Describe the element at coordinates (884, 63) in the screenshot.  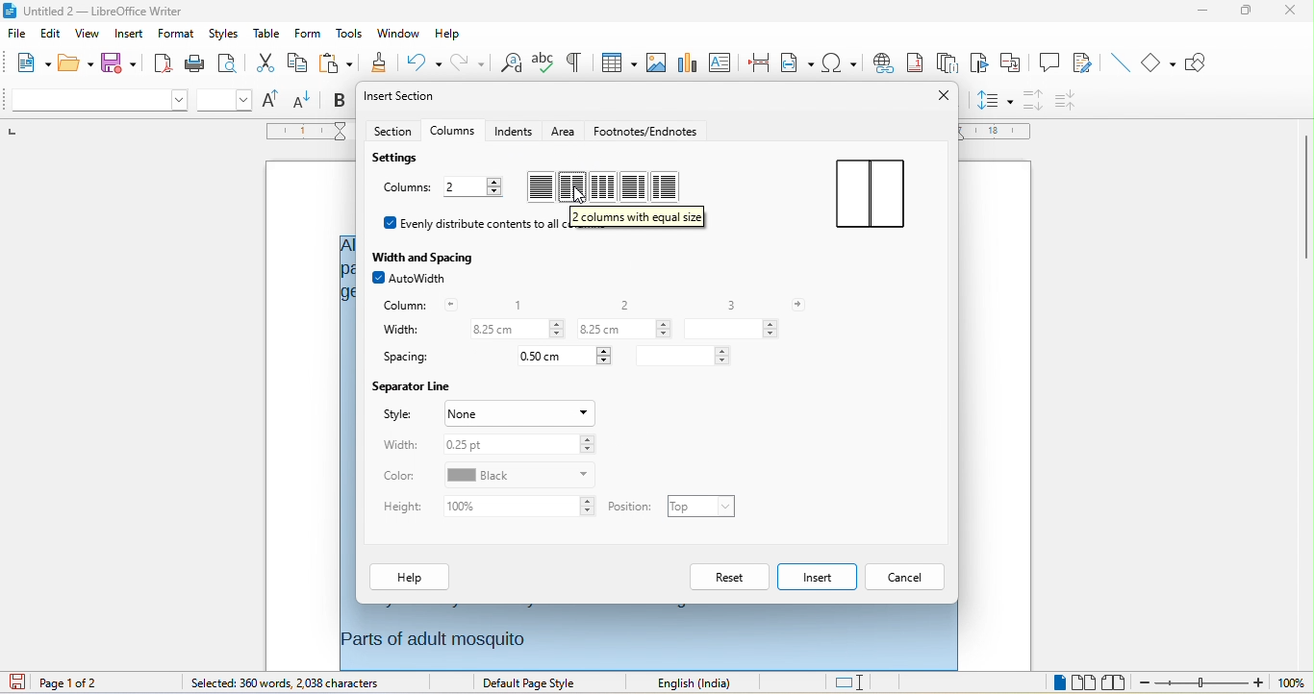
I see `hyperlink` at that location.